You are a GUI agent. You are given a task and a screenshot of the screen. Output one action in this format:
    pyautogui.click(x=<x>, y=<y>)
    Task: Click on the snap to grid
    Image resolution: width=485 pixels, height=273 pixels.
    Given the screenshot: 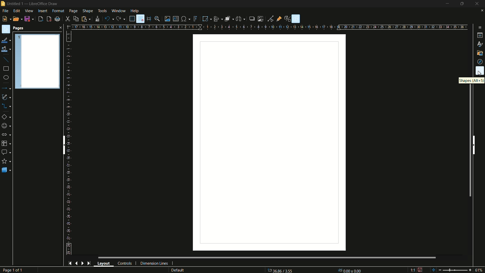 What is the action you would take?
    pyautogui.click(x=140, y=19)
    